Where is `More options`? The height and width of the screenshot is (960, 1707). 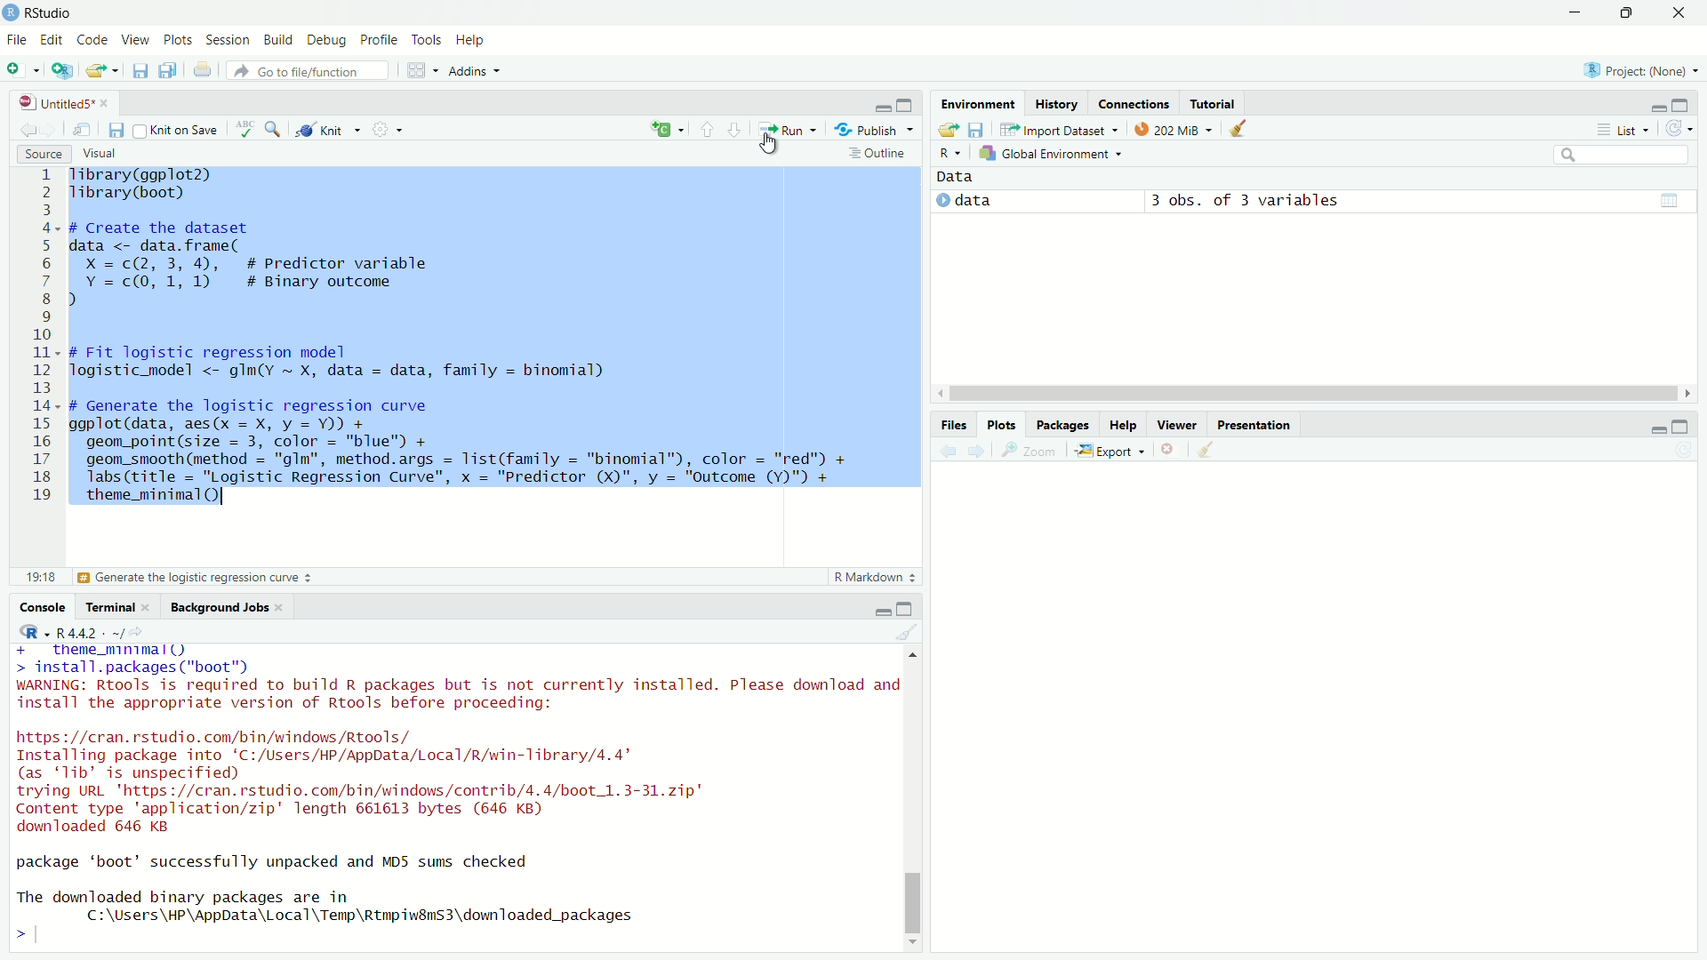
More options is located at coordinates (389, 128).